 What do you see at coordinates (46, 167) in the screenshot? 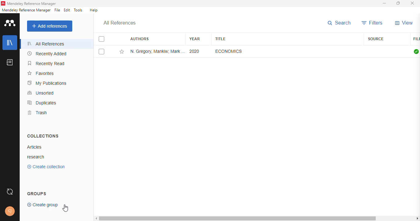
I see `create collection` at bounding box center [46, 167].